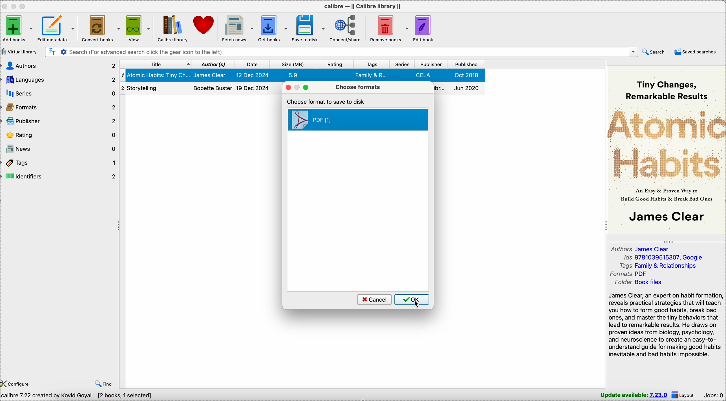  I want to click on folder Book files, so click(639, 282).